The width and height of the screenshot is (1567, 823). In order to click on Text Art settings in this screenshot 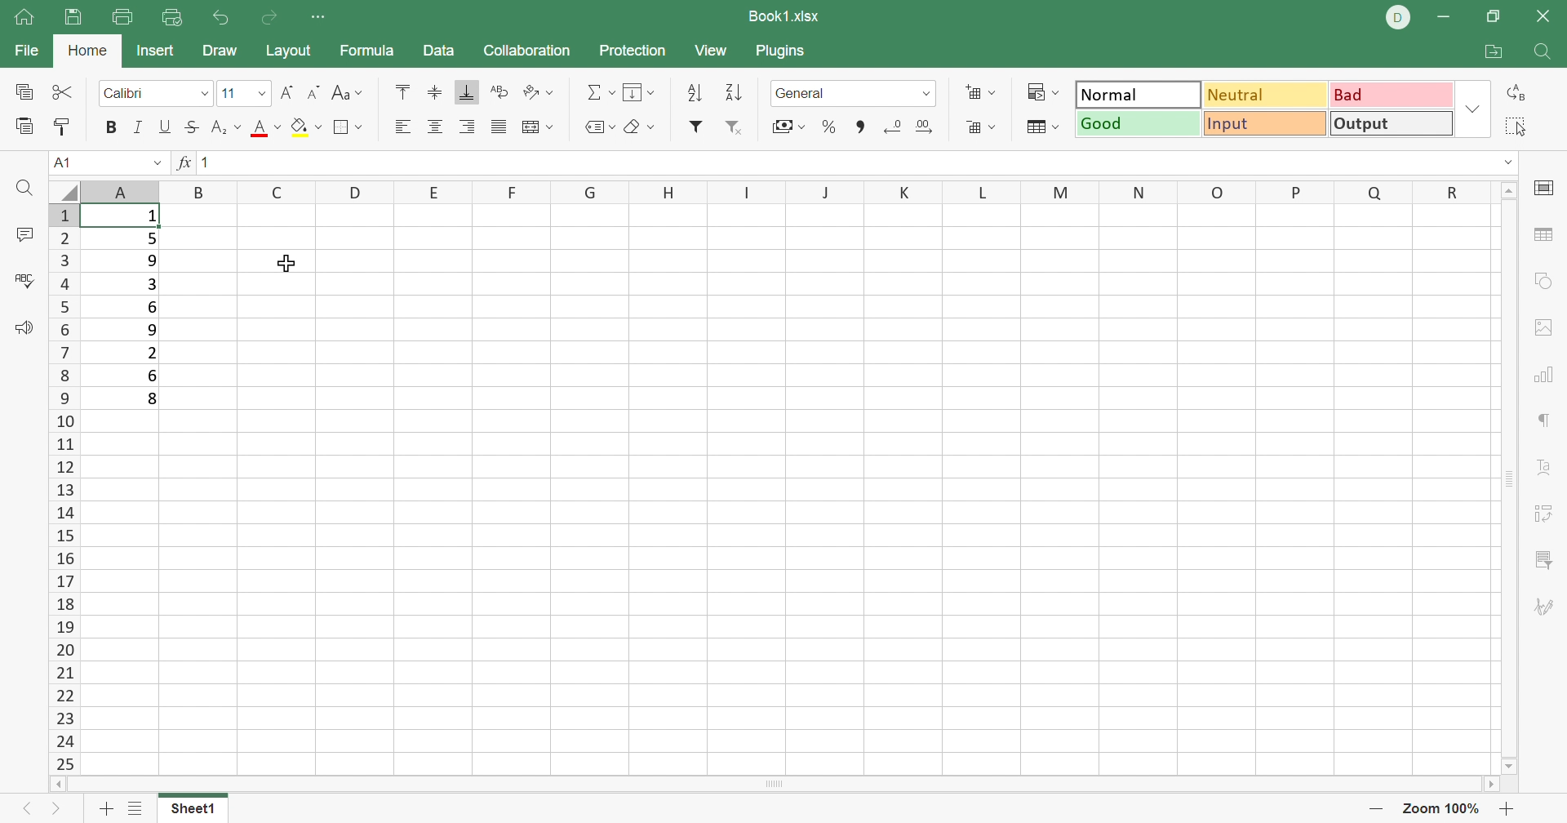, I will do `click(1546, 467)`.